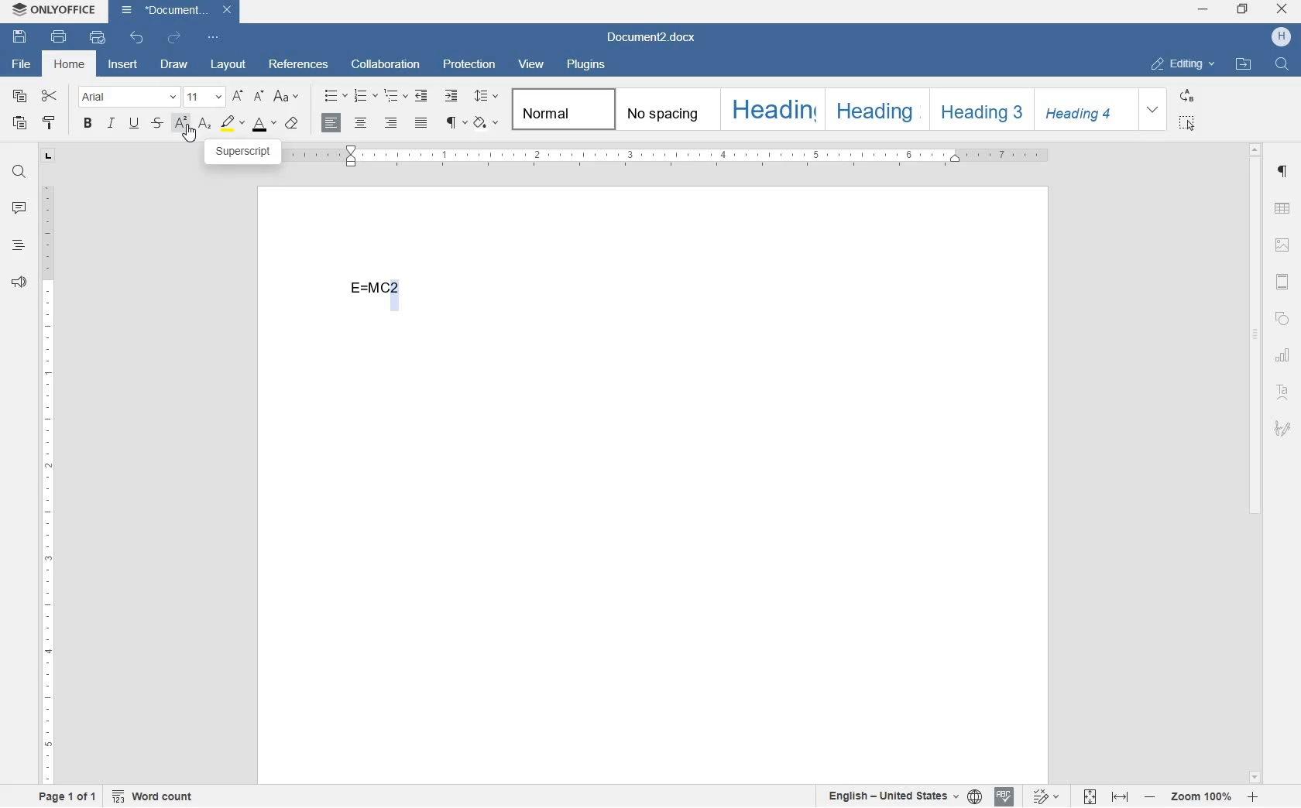 This screenshot has height=808, width=1301. I want to click on justified, so click(422, 122).